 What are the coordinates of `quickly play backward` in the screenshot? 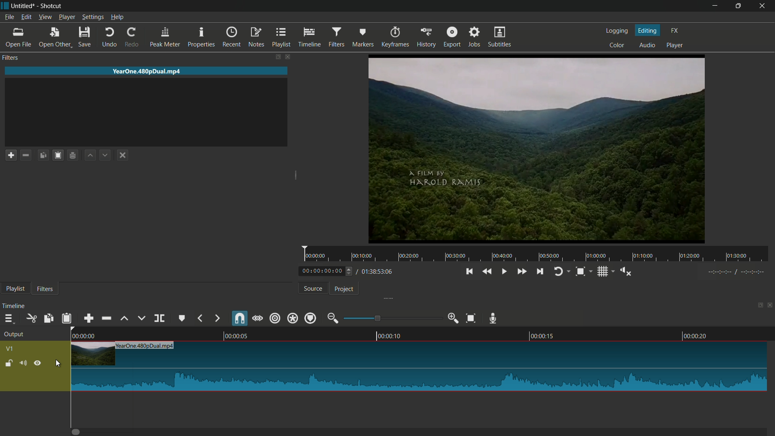 It's located at (487, 271).